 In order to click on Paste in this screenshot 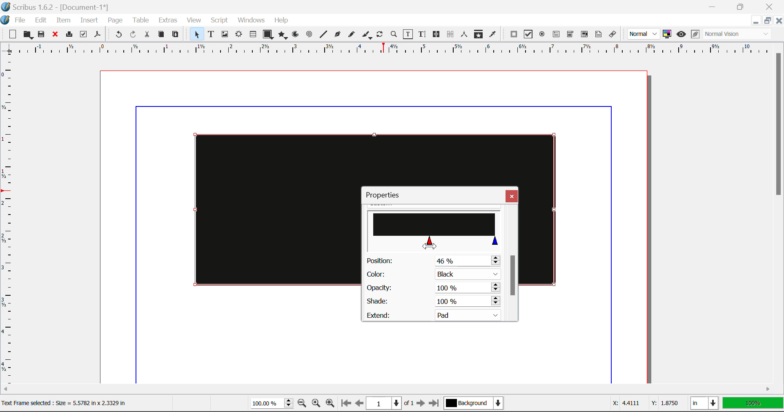, I will do `click(176, 35)`.